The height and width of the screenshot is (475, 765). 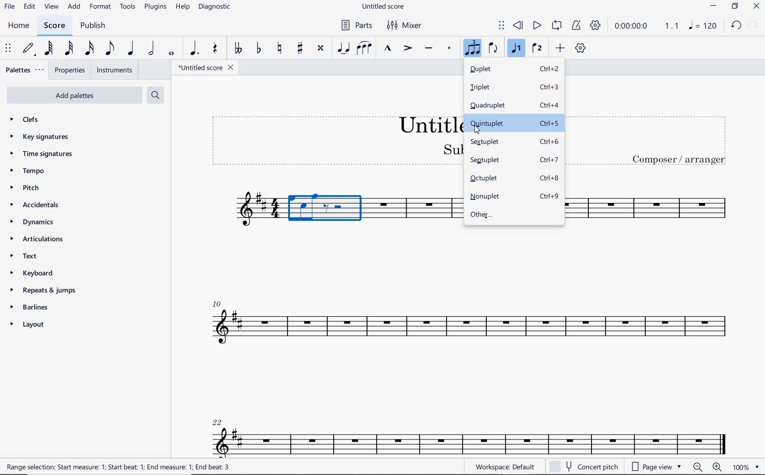 What do you see at coordinates (152, 50) in the screenshot?
I see `HALF NOTE` at bounding box center [152, 50].